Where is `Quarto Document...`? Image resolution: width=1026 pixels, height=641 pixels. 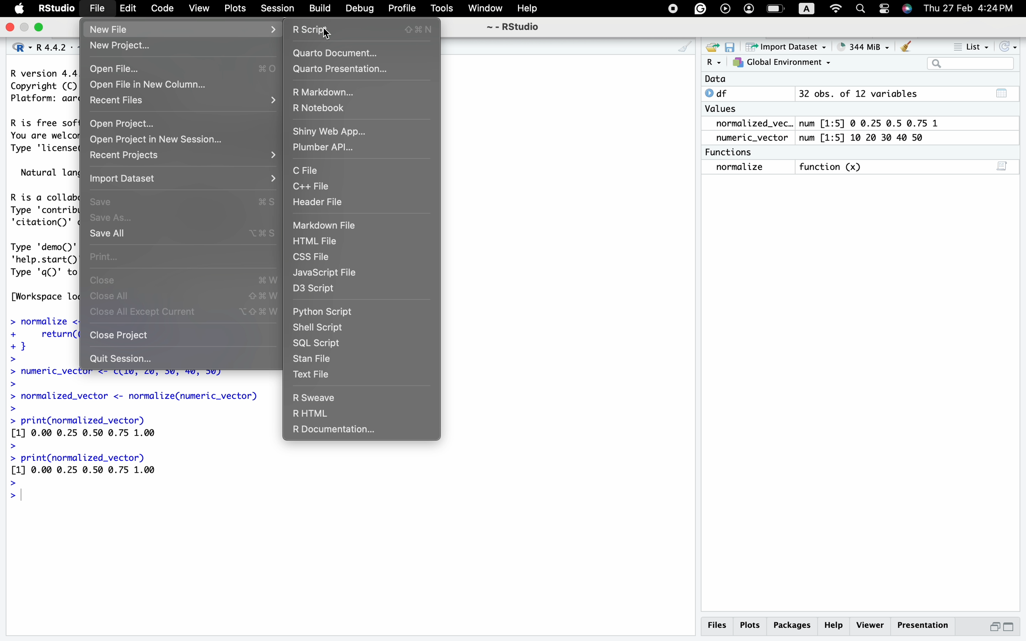 Quarto Document... is located at coordinates (337, 55).